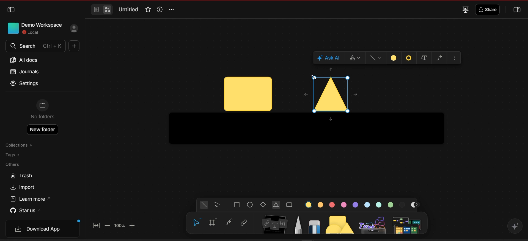  What do you see at coordinates (425, 58) in the screenshot?
I see `add text` at bounding box center [425, 58].